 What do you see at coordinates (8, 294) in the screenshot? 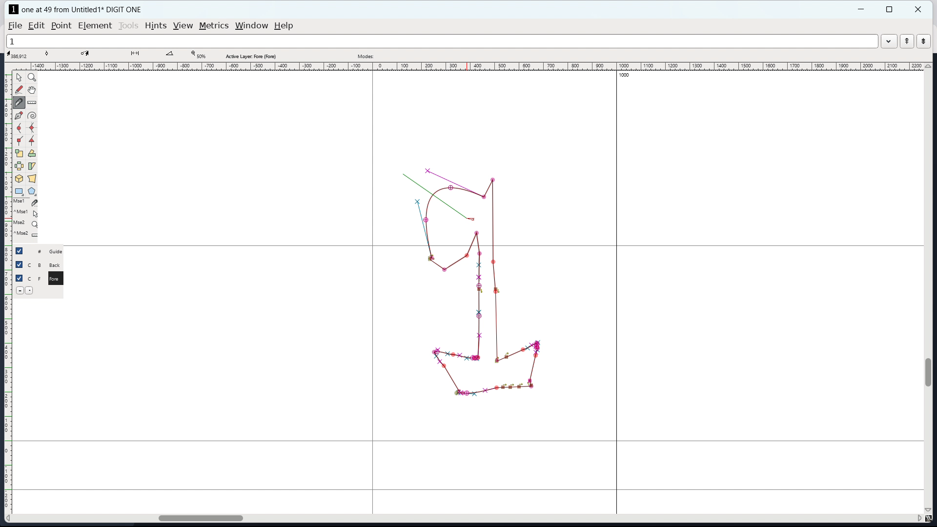
I see `vertical ruler` at bounding box center [8, 294].